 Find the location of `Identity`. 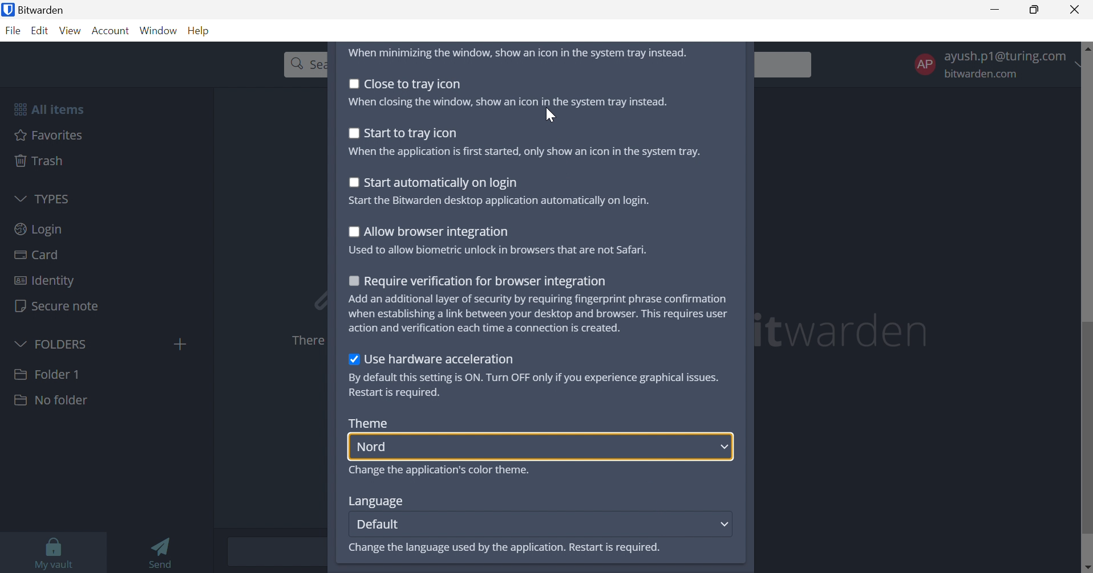

Identity is located at coordinates (43, 281).